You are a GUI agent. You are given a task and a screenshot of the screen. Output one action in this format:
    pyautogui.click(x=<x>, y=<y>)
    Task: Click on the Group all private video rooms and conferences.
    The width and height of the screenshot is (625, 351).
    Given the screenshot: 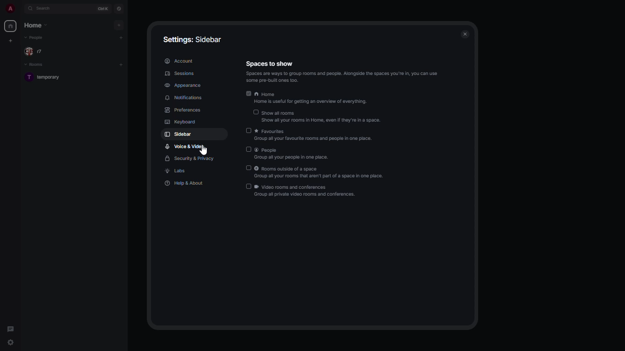 What is the action you would take?
    pyautogui.click(x=302, y=195)
    